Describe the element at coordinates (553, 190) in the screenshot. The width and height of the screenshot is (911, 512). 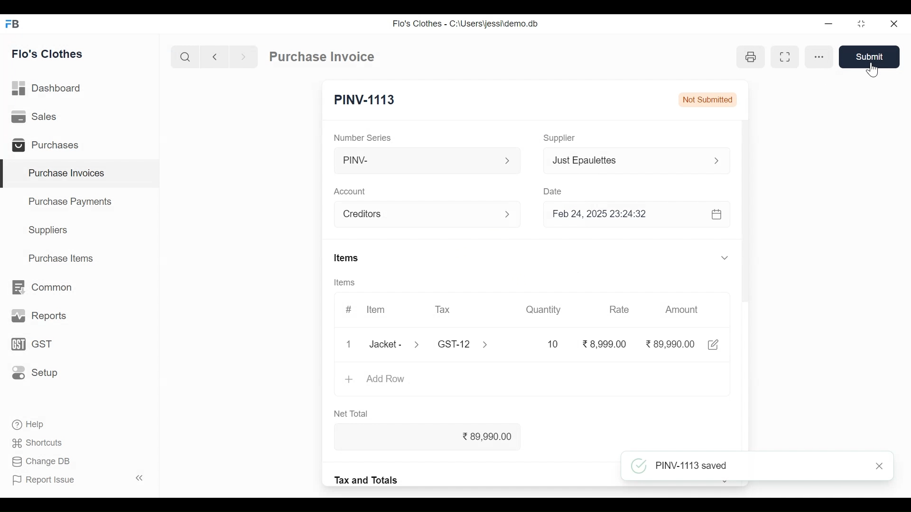
I see `Date` at that location.